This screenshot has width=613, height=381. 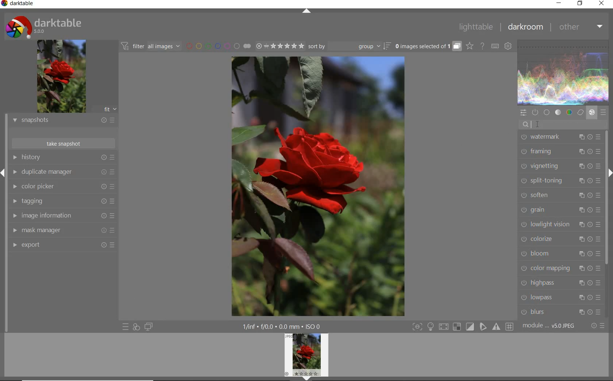 What do you see at coordinates (580, 28) in the screenshot?
I see `other` at bounding box center [580, 28].